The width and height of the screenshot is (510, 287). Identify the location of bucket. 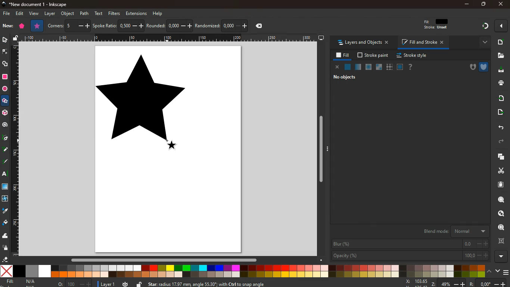
(5, 223).